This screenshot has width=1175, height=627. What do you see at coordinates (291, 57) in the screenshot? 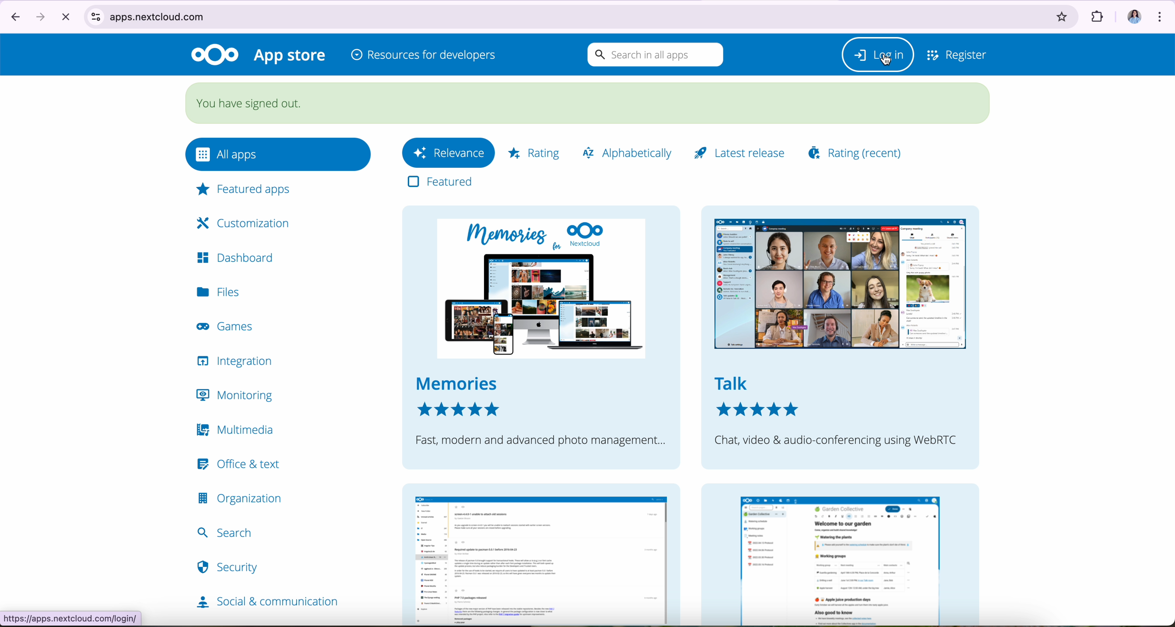
I see `appstore` at bounding box center [291, 57].